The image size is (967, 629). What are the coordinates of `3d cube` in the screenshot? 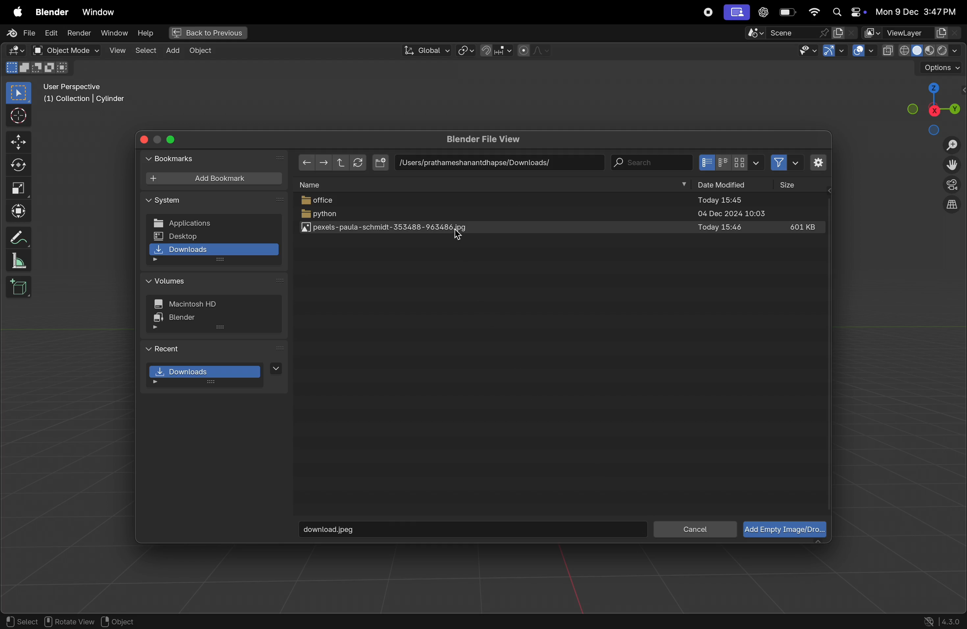 It's located at (19, 287).